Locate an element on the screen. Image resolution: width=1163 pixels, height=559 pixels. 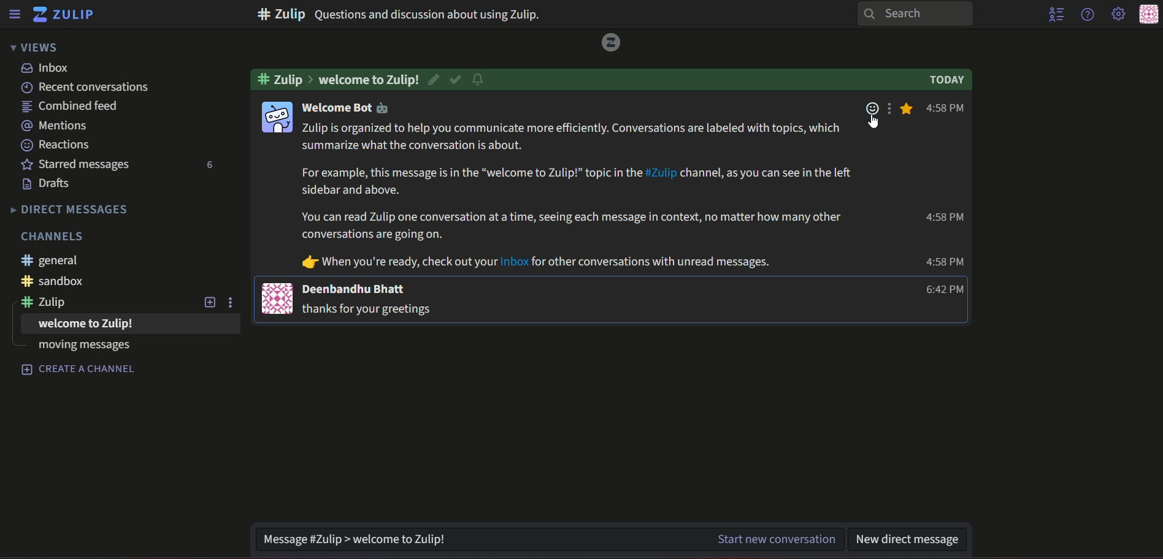
#general is located at coordinates (53, 260).